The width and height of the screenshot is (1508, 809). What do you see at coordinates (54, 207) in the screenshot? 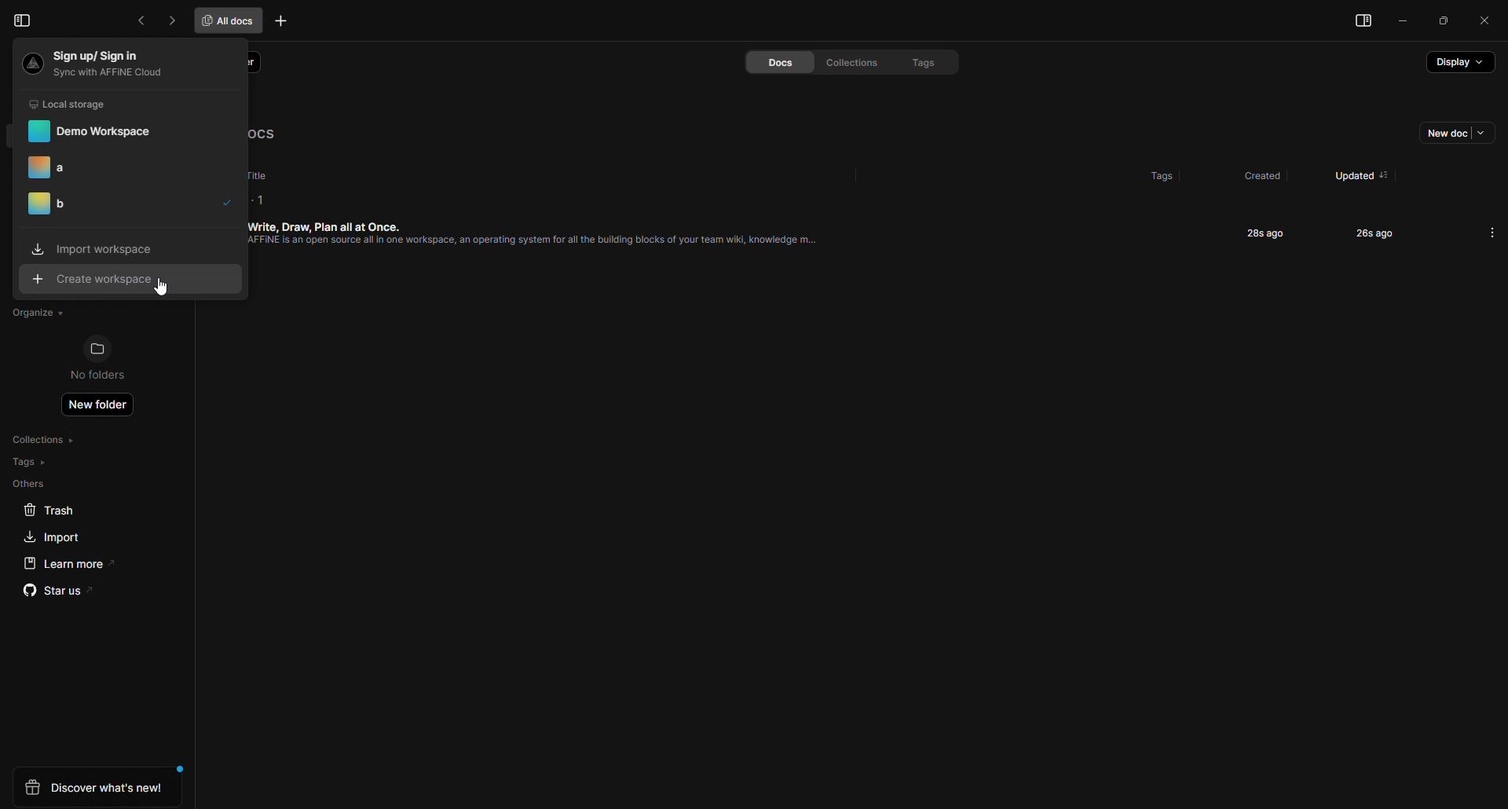
I see `b` at bounding box center [54, 207].